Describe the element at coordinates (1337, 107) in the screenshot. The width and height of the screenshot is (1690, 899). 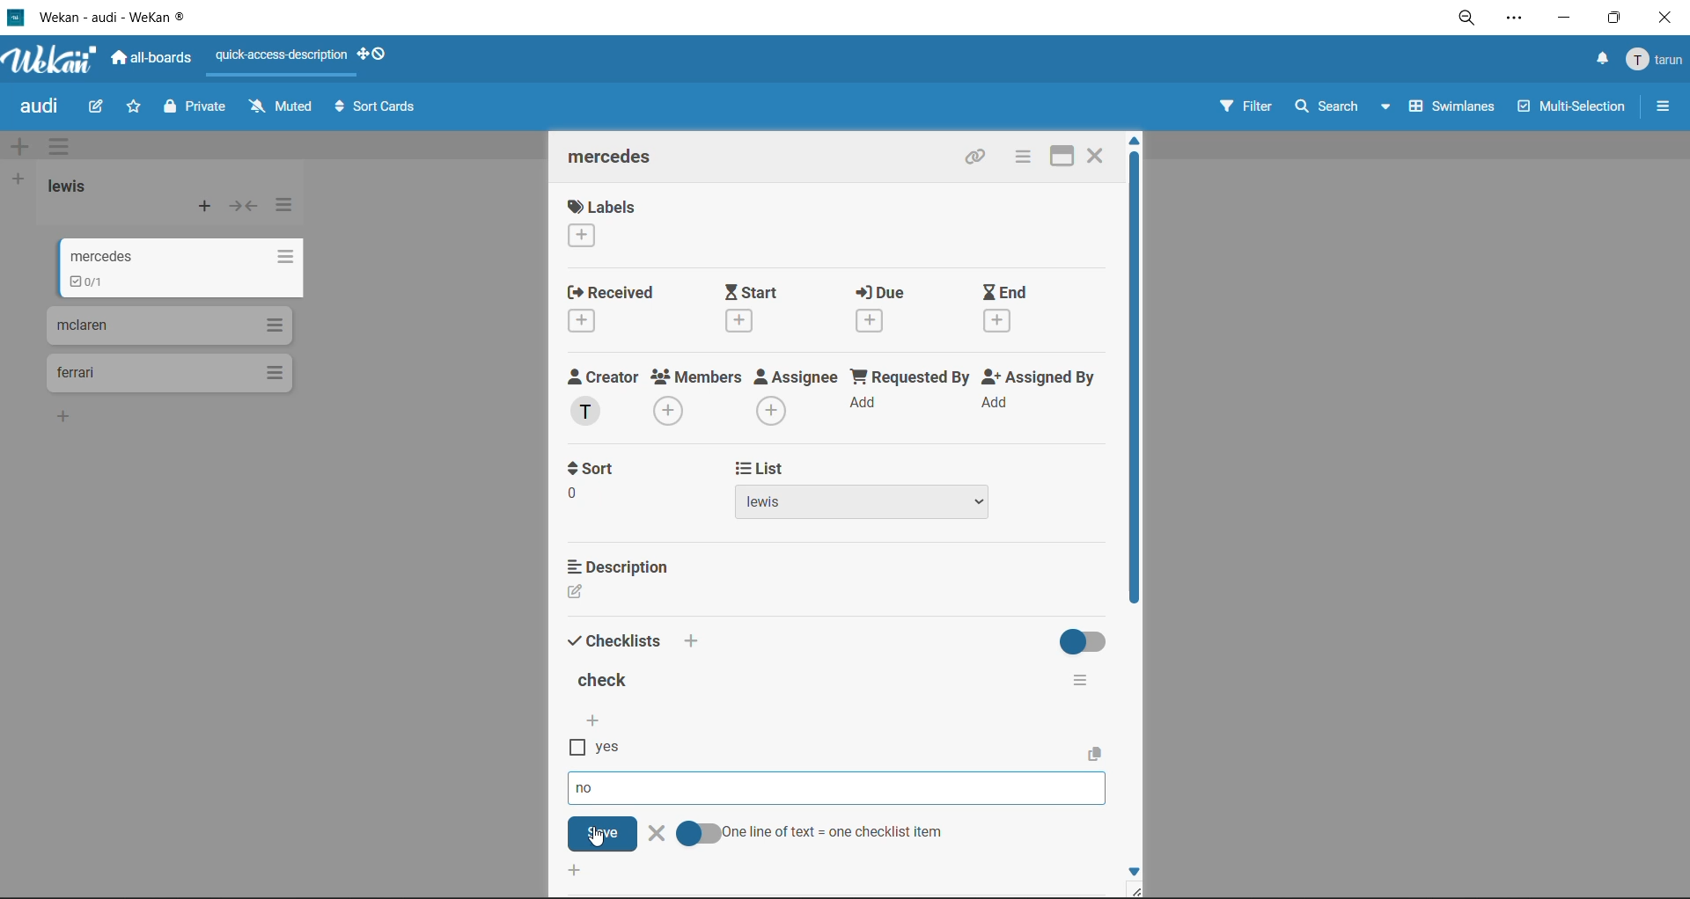
I see `search` at that location.